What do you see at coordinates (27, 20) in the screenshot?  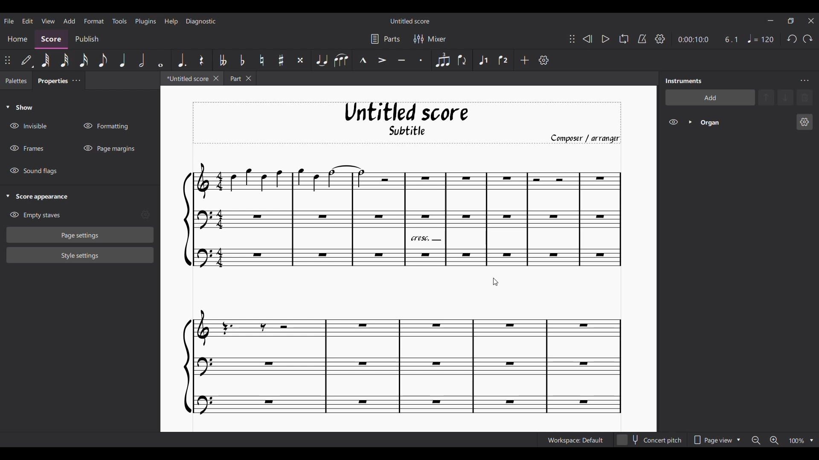 I see `Edit menu` at bounding box center [27, 20].